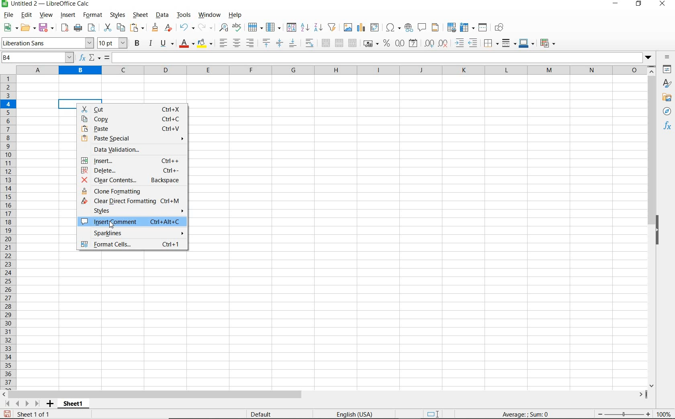 The image size is (675, 419). Describe the element at coordinates (291, 27) in the screenshot. I see `sort` at that location.